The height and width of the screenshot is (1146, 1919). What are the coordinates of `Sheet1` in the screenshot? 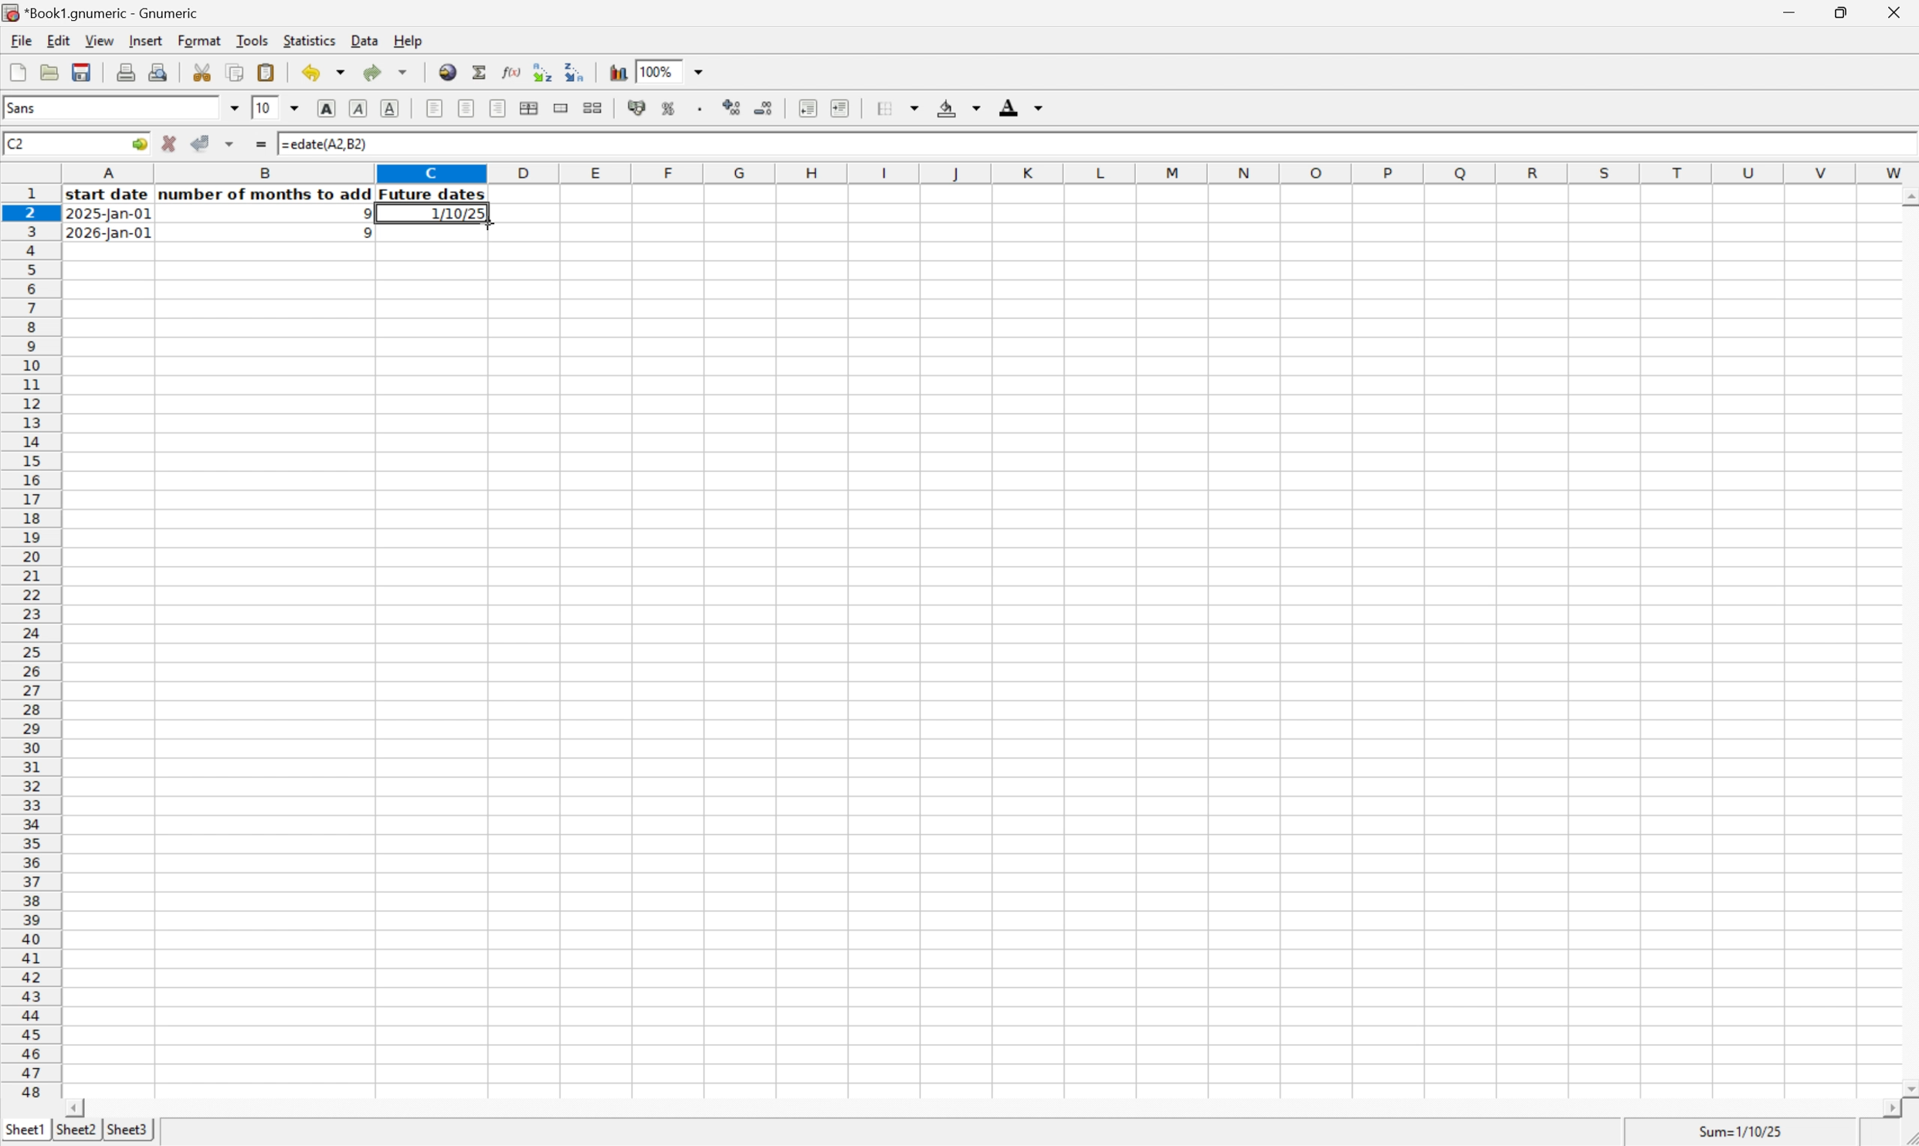 It's located at (24, 1130).